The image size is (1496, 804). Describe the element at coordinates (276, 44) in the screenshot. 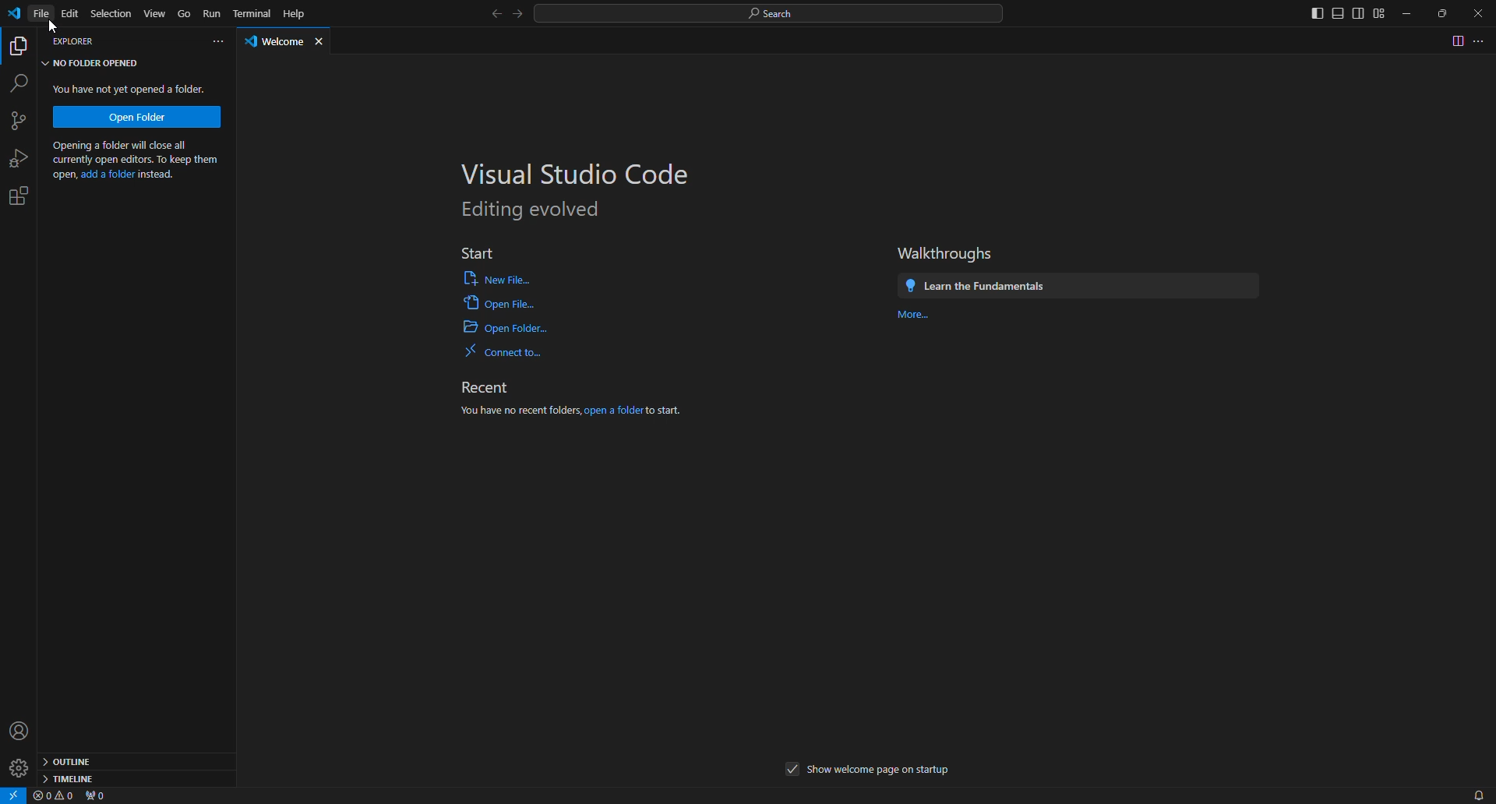

I see `welcome` at that location.